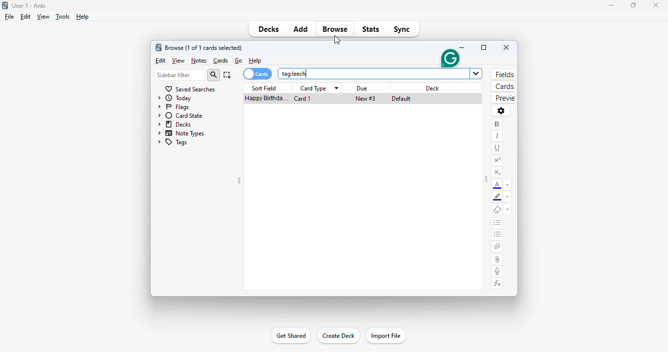 Image resolution: width=668 pixels, height=352 pixels. What do you see at coordinates (508, 184) in the screenshot?
I see `change color` at bounding box center [508, 184].